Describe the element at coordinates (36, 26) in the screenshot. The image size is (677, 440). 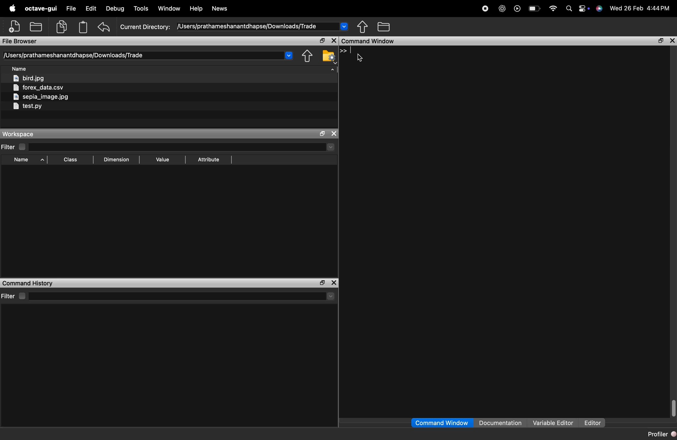
I see `open folder` at that location.